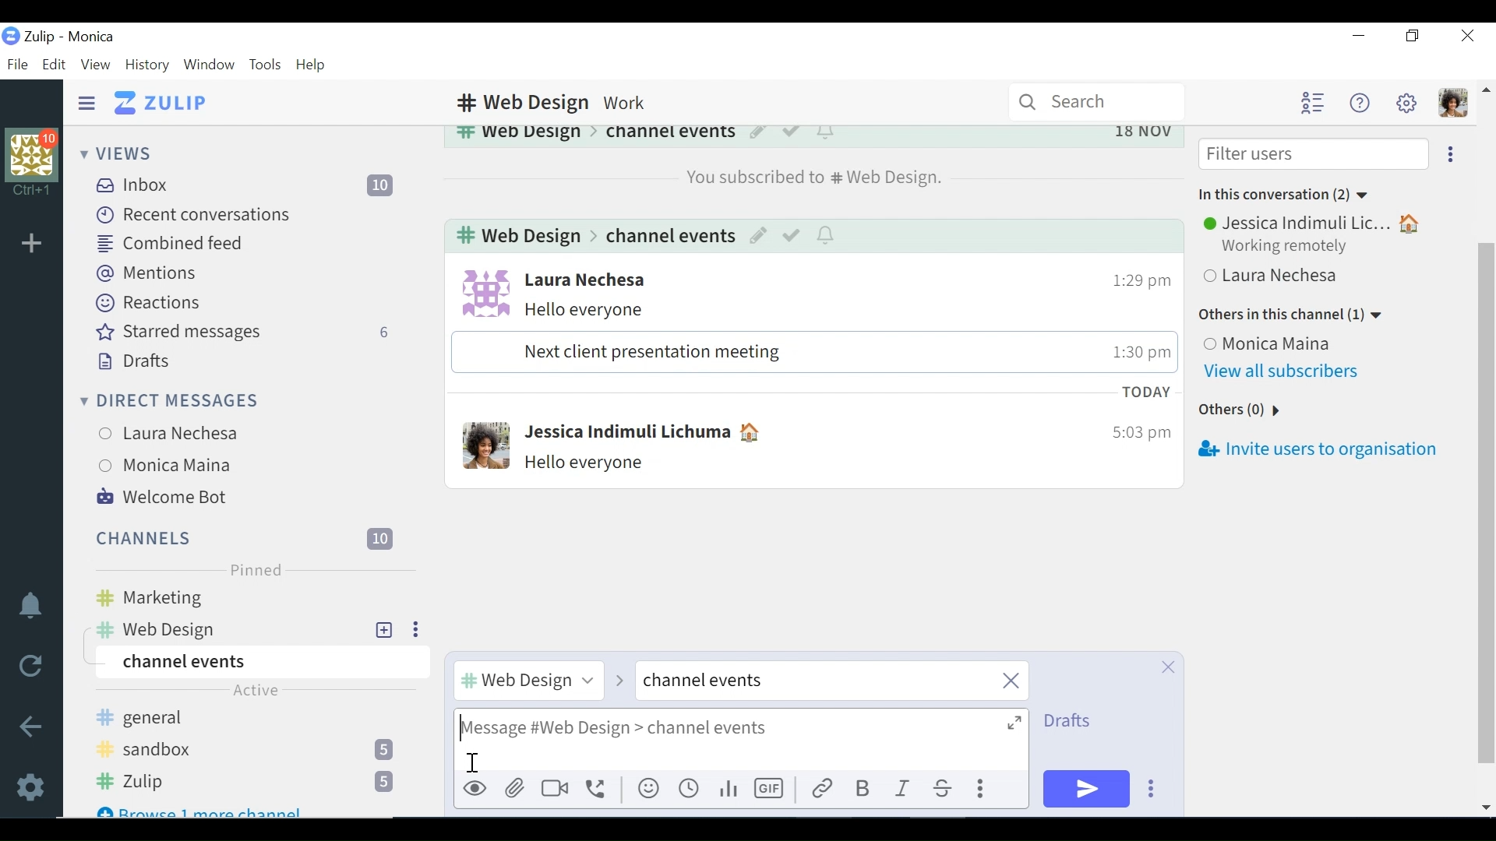  Describe the element at coordinates (34, 153) in the screenshot. I see `Organisation profile` at that location.